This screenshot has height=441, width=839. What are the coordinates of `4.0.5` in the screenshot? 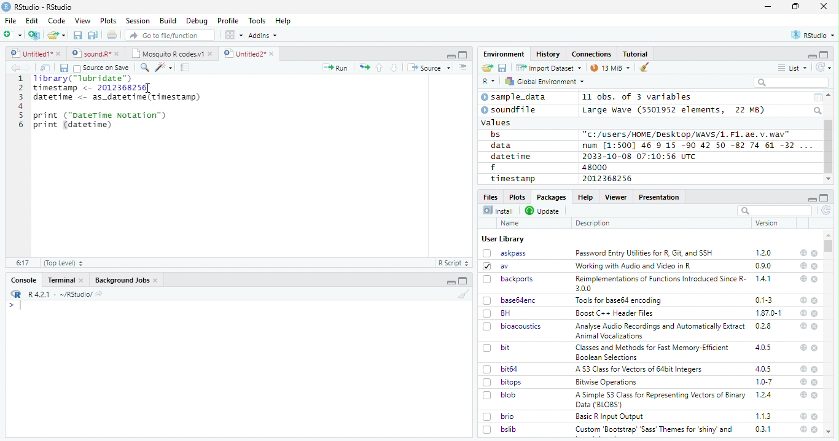 It's located at (763, 369).